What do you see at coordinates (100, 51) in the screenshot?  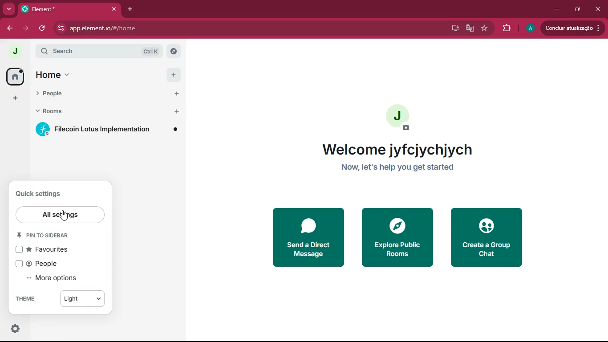 I see `search` at bounding box center [100, 51].